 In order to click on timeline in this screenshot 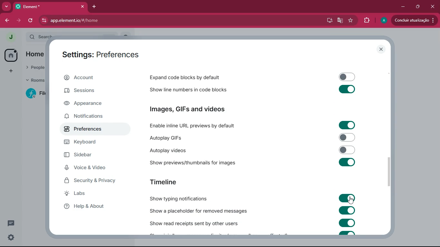, I will do `click(163, 181)`.